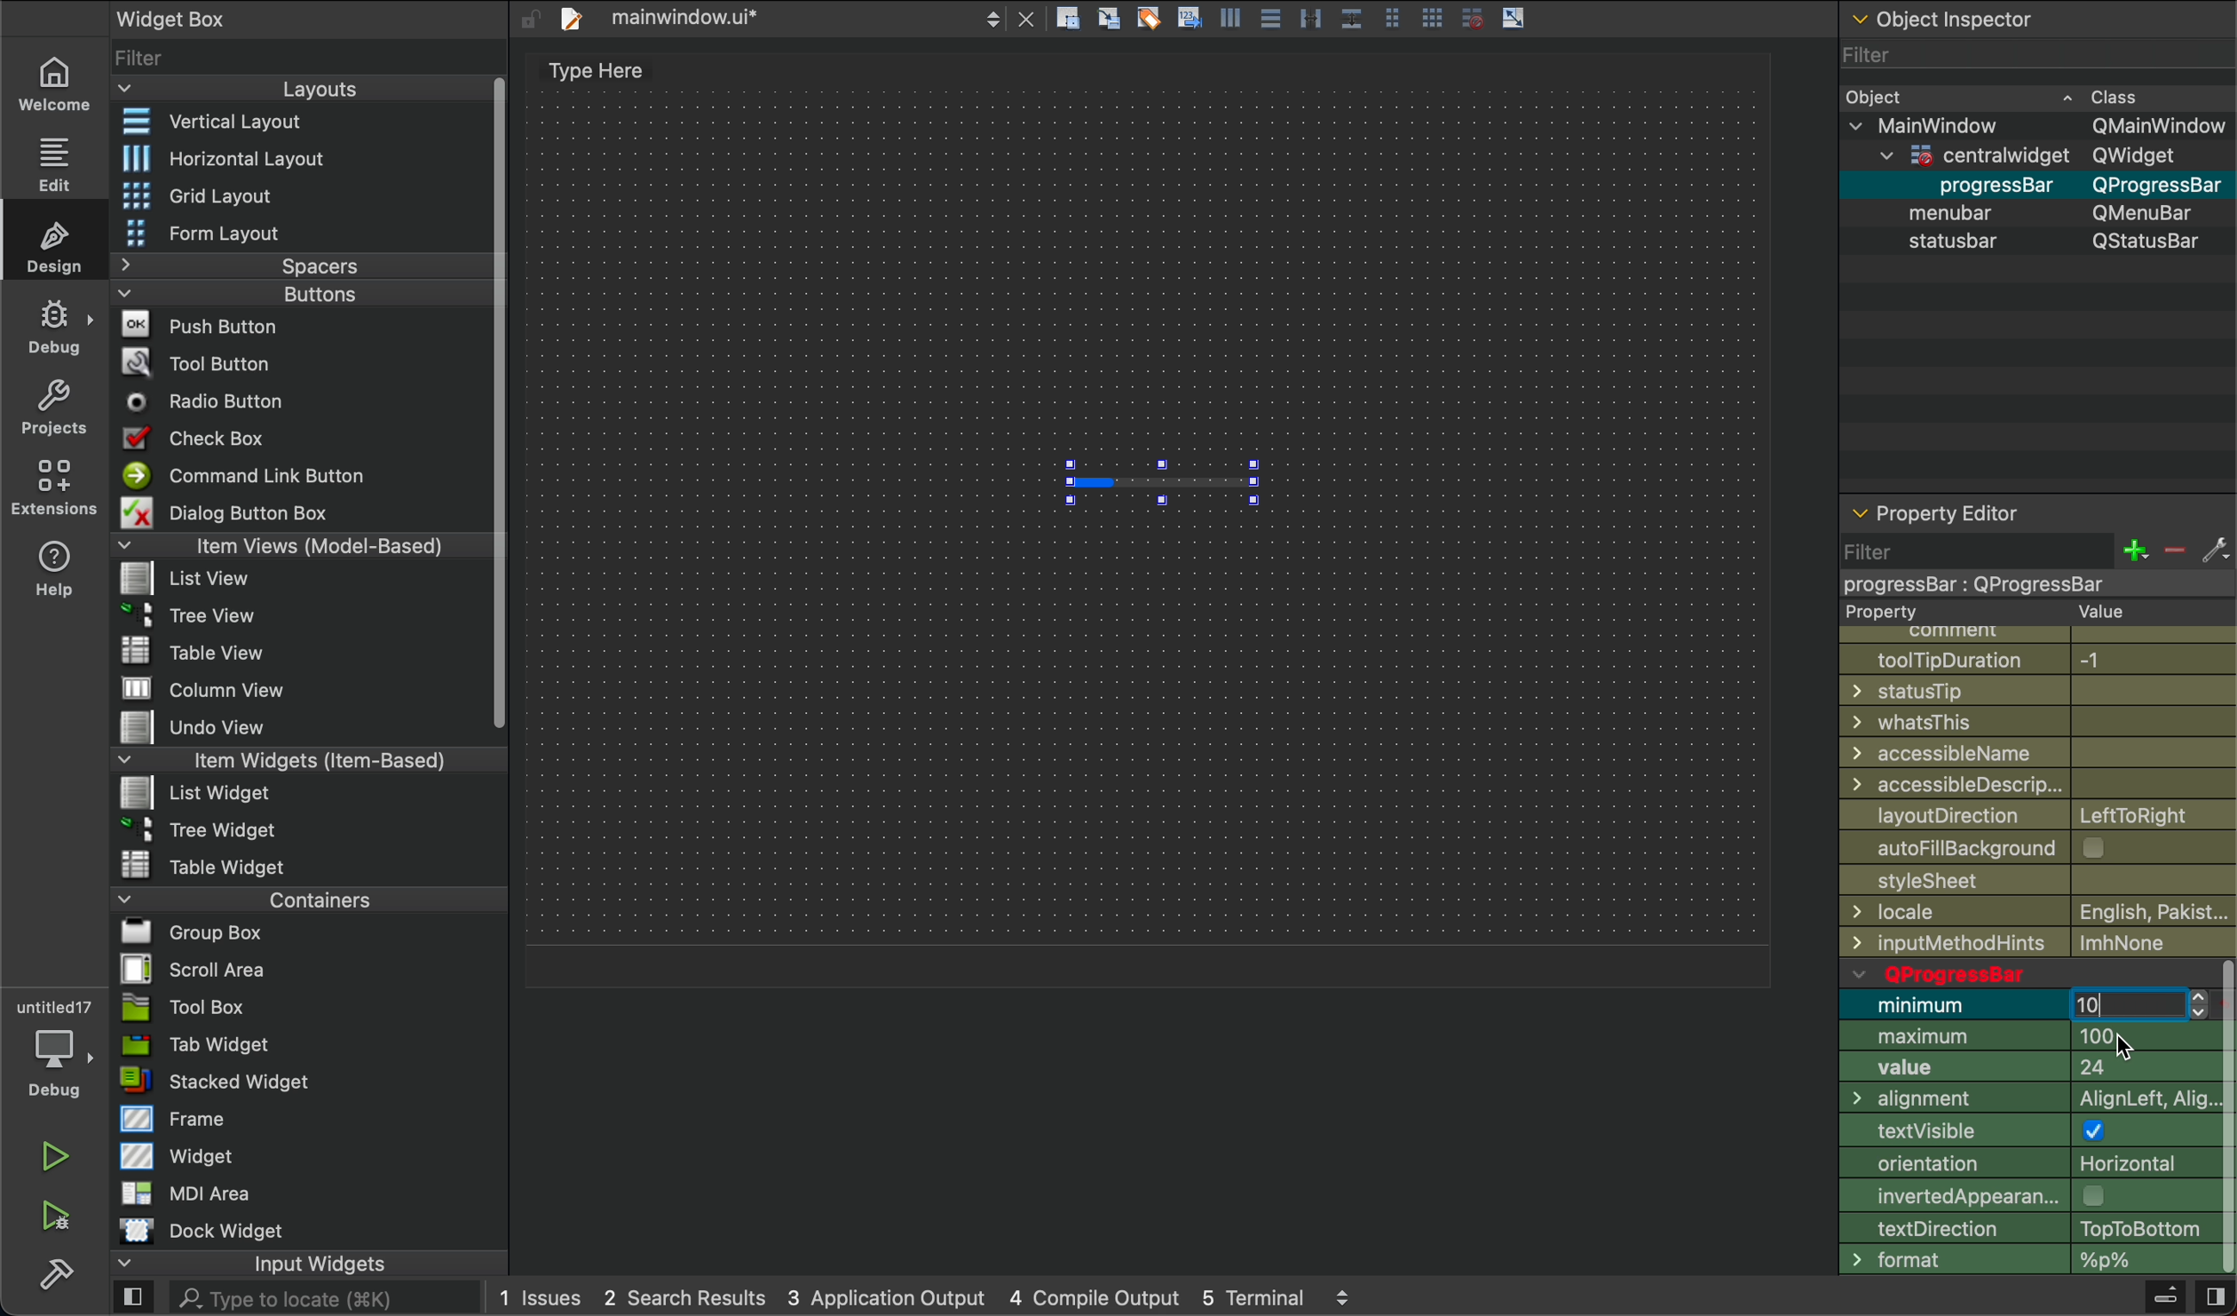  I want to click on filter, so click(2033, 564).